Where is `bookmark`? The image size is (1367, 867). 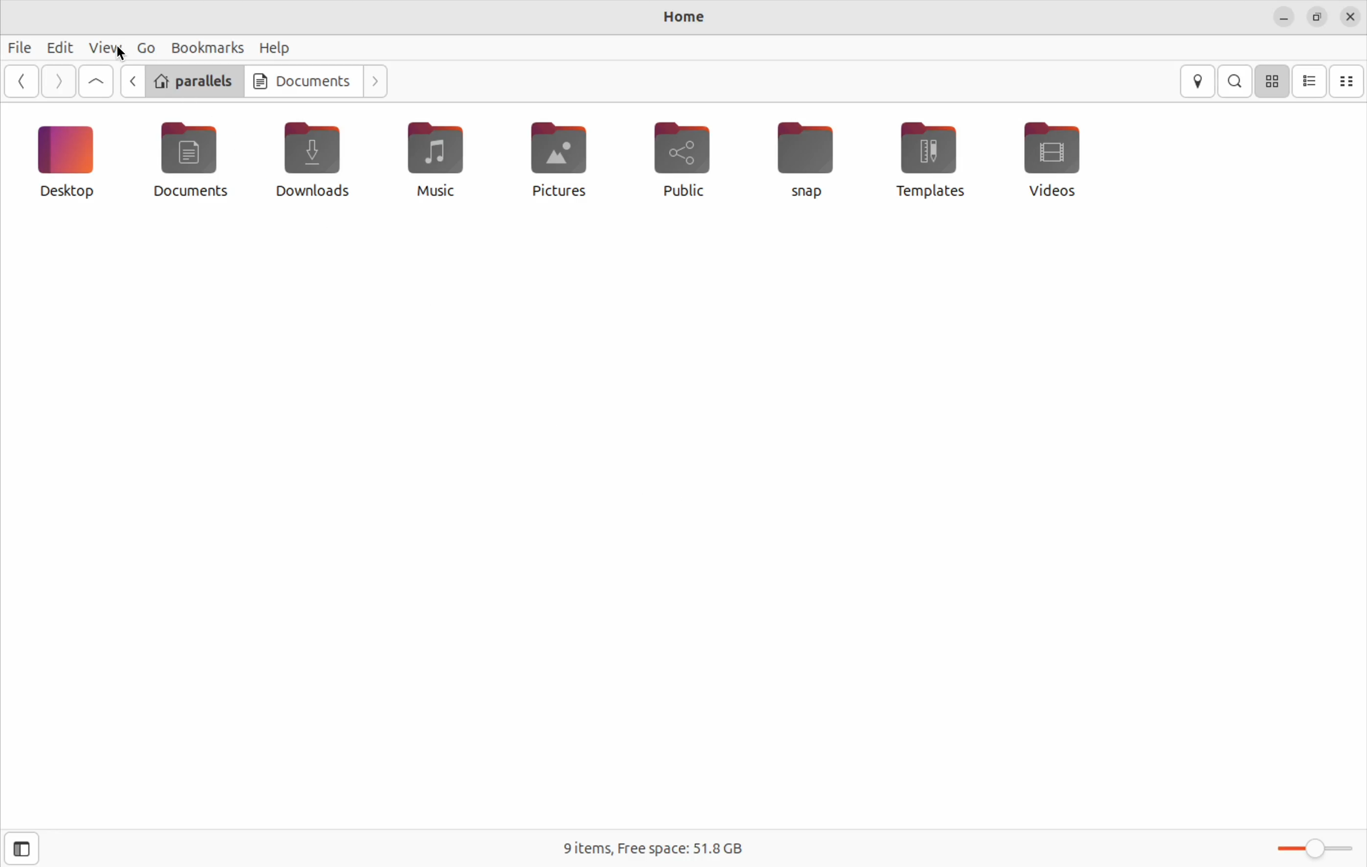 bookmark is located at coordinates (206, 47).